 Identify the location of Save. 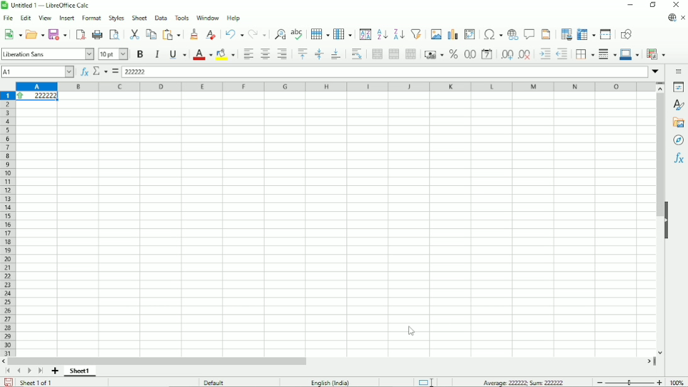
(8, 383).